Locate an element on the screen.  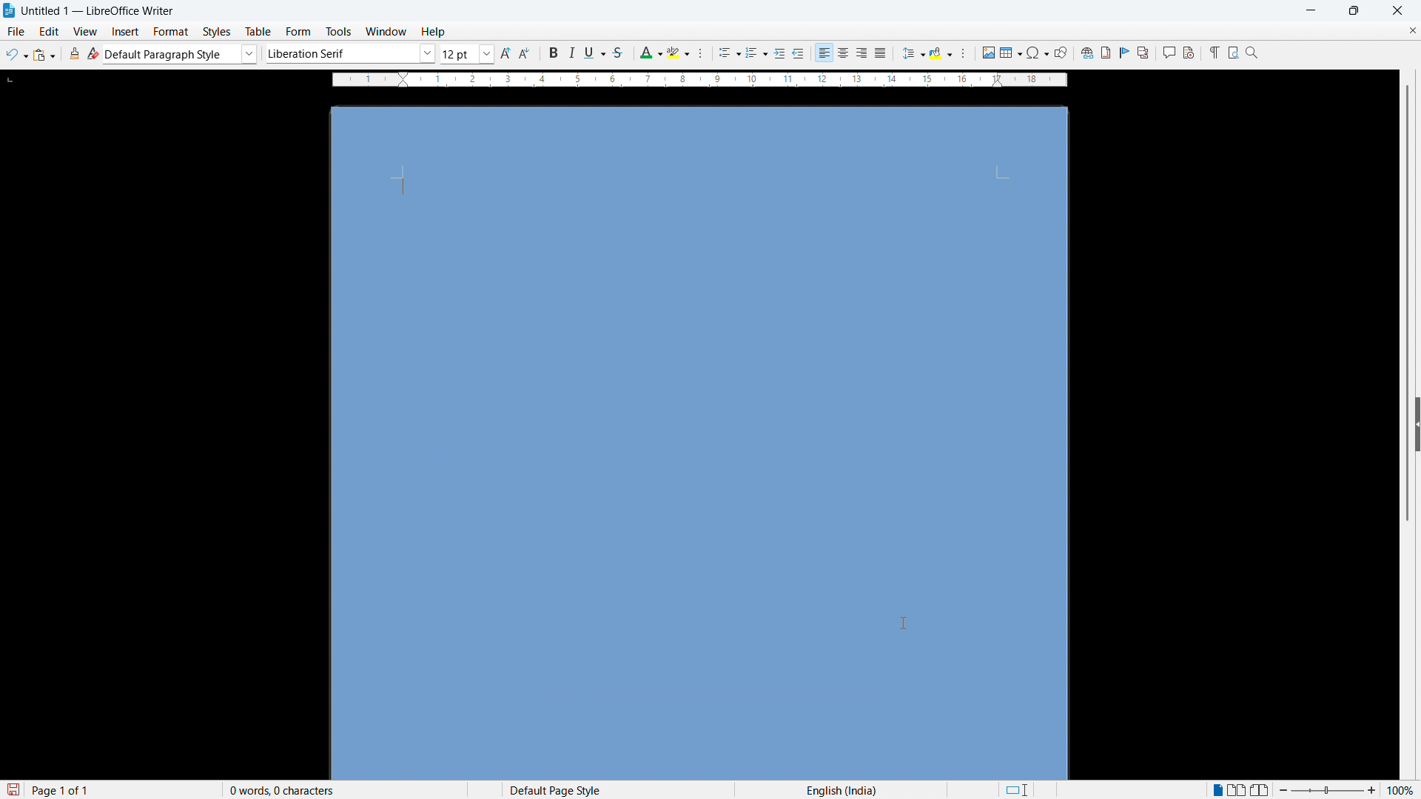
Set line spacing  is located at coordinates (913, 53).